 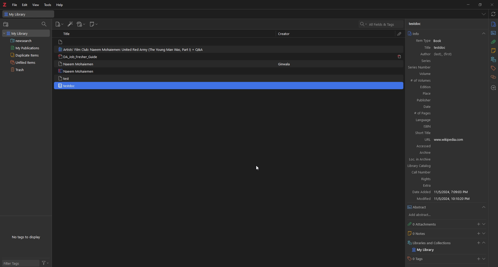 I want to click on help, so click(x=60, y=5).